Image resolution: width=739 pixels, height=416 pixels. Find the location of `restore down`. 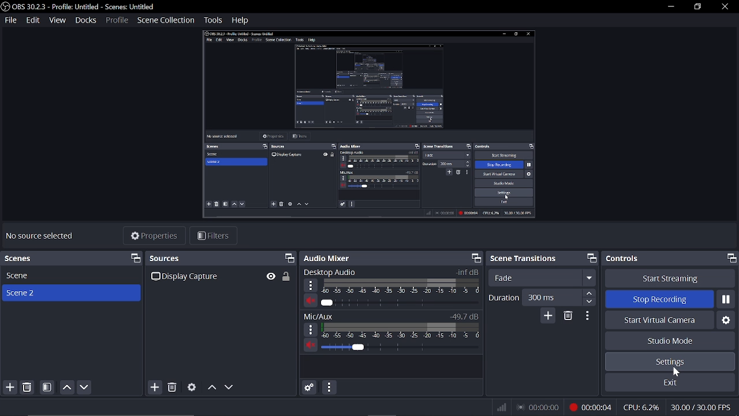

restore down is located at coordinates (695, 6).